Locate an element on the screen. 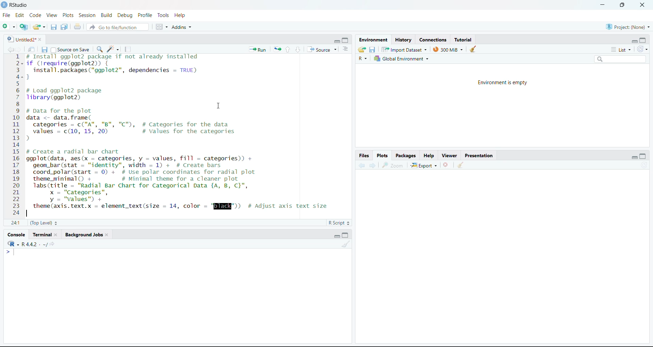 The image size is (653, 347). global Environment  is located at coordinates (403, 58).